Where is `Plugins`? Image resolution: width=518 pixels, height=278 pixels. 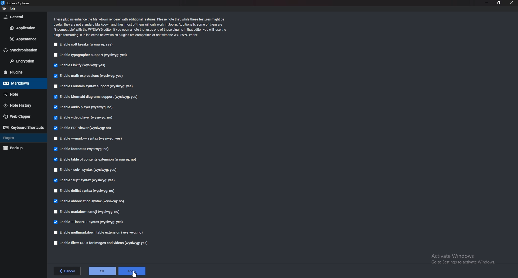 Plugins is located at coordinates (20, 72).